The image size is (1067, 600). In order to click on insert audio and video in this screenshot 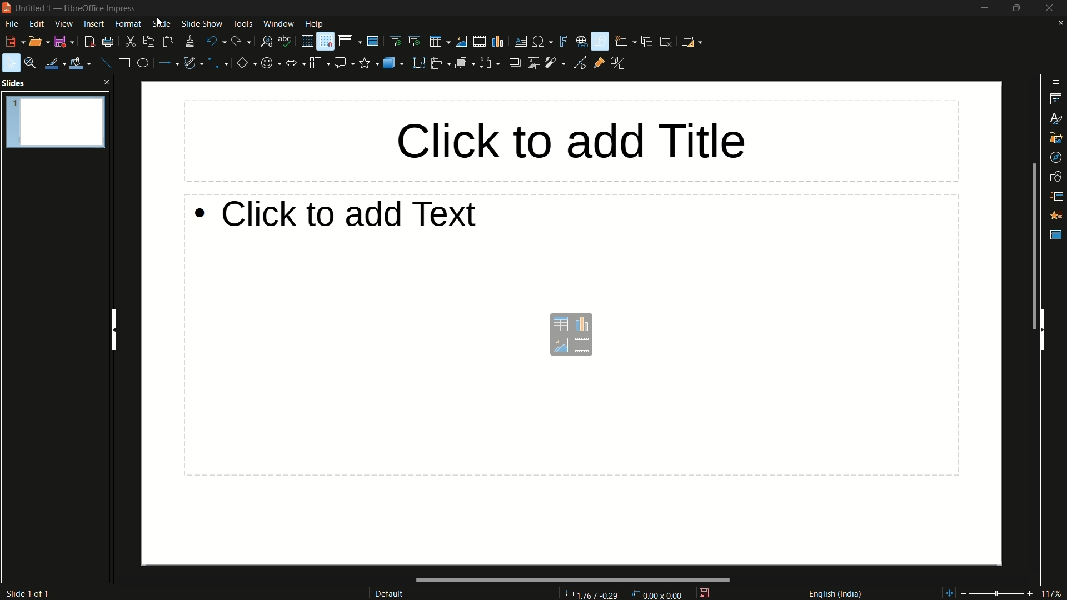, I will do `click(582, 347)`.